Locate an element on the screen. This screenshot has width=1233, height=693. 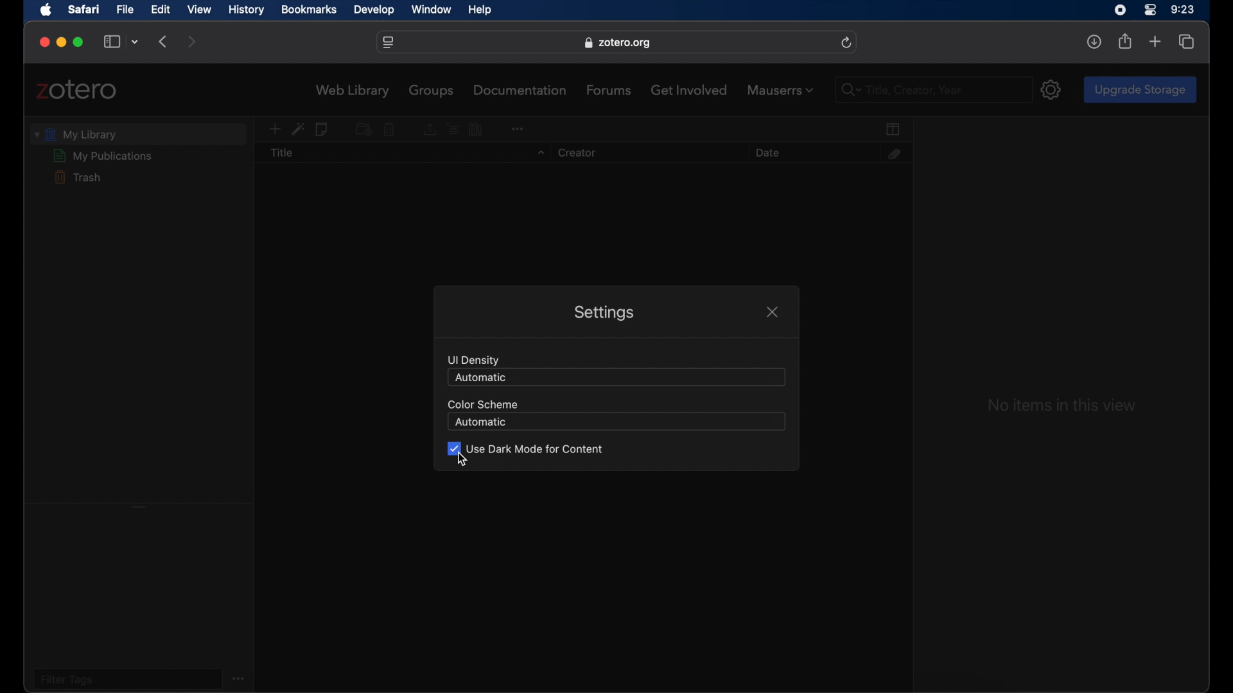
minimize is located at coordinates (60, 42).